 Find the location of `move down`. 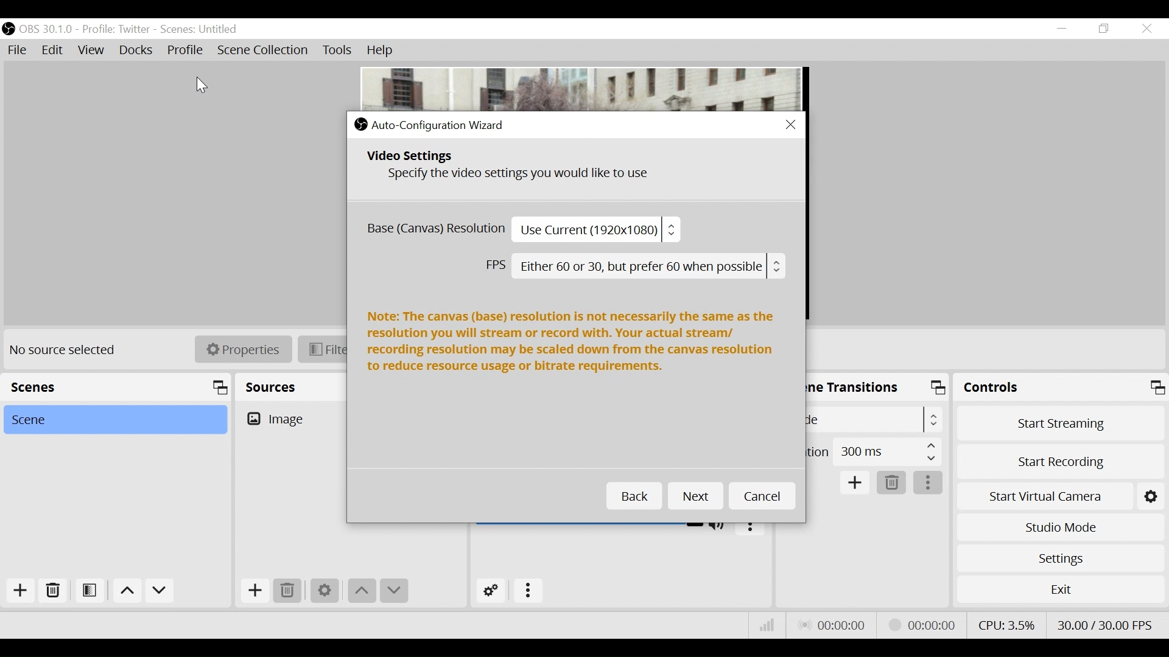

move down is located at coordinates (160, 591).